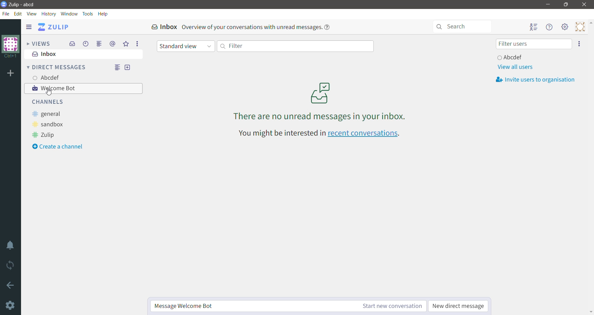 The width and height of the screenshot is (594, 315). Describe the element at coordinates (590, 166) in the screenshot. I see `Vertical Scroll Bar` at that location.